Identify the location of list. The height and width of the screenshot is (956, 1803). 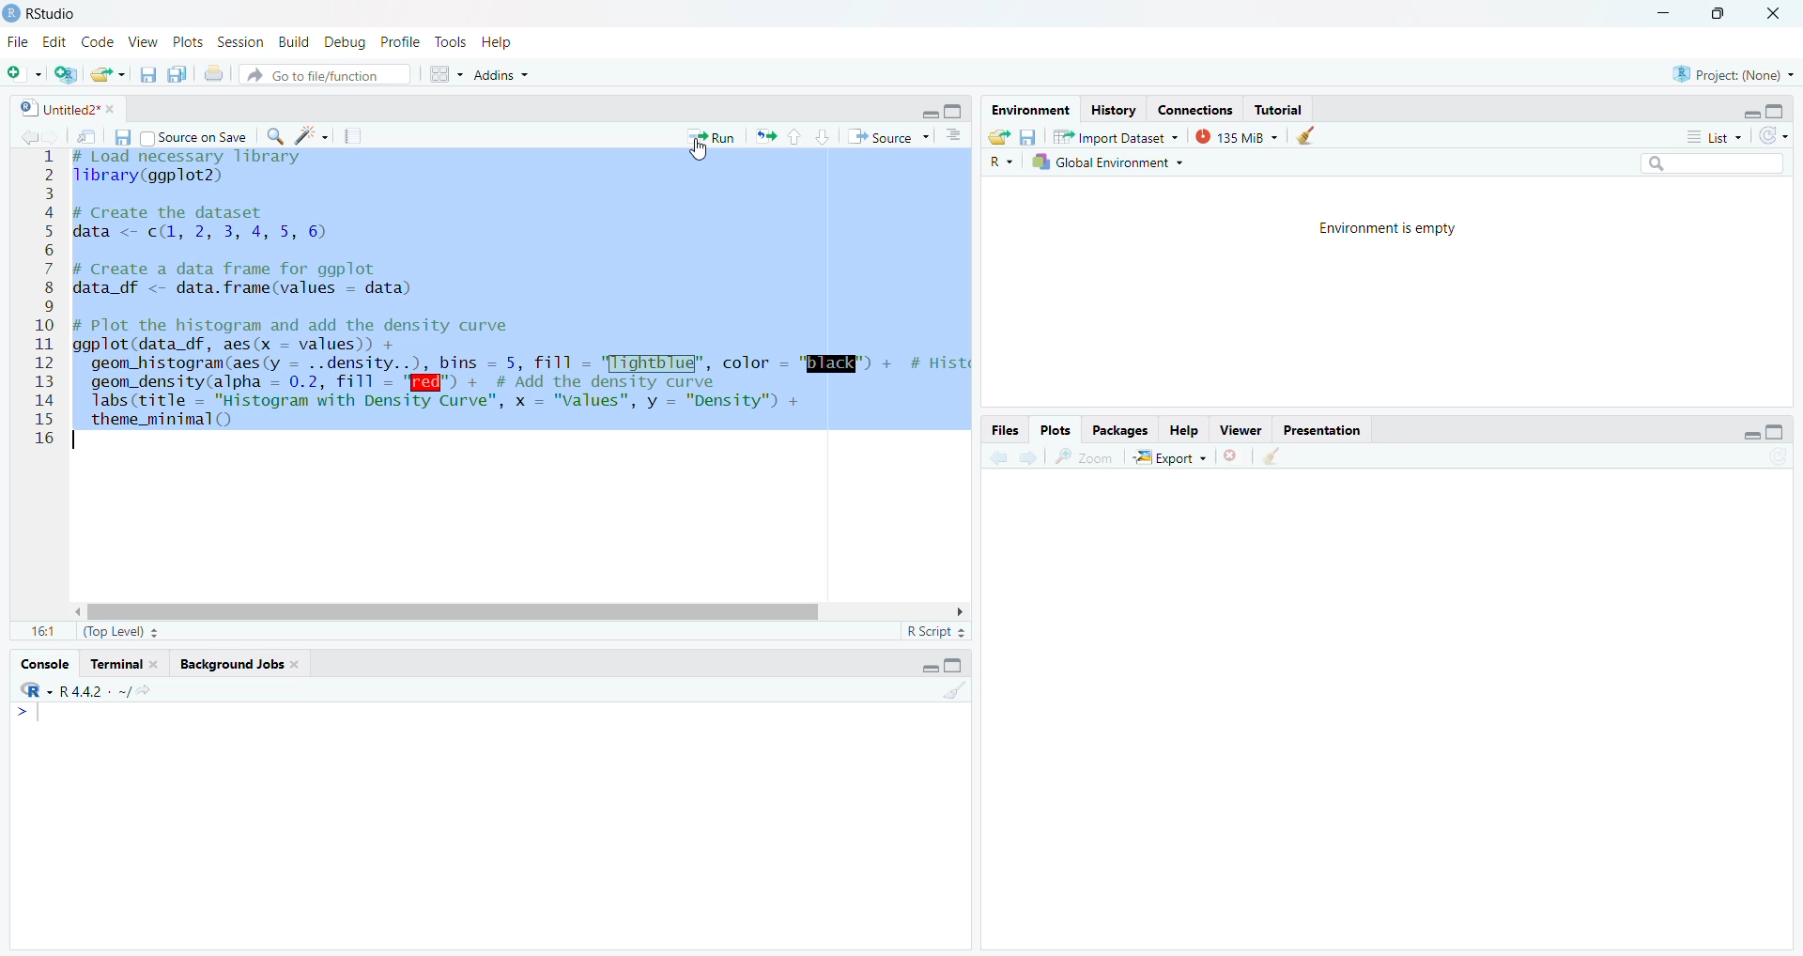
(1715, 135).